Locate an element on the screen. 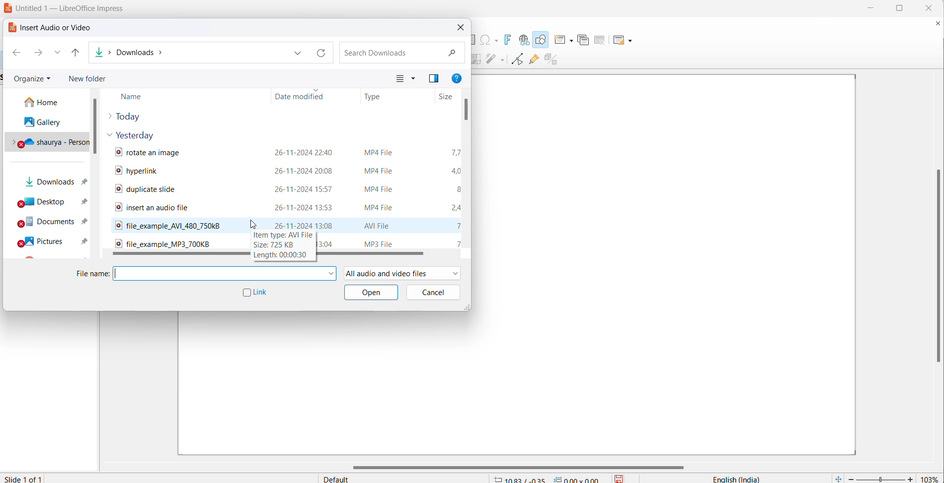 The height and width of the screenshot is (483, 944). up to is located at coordinates (77, 53).